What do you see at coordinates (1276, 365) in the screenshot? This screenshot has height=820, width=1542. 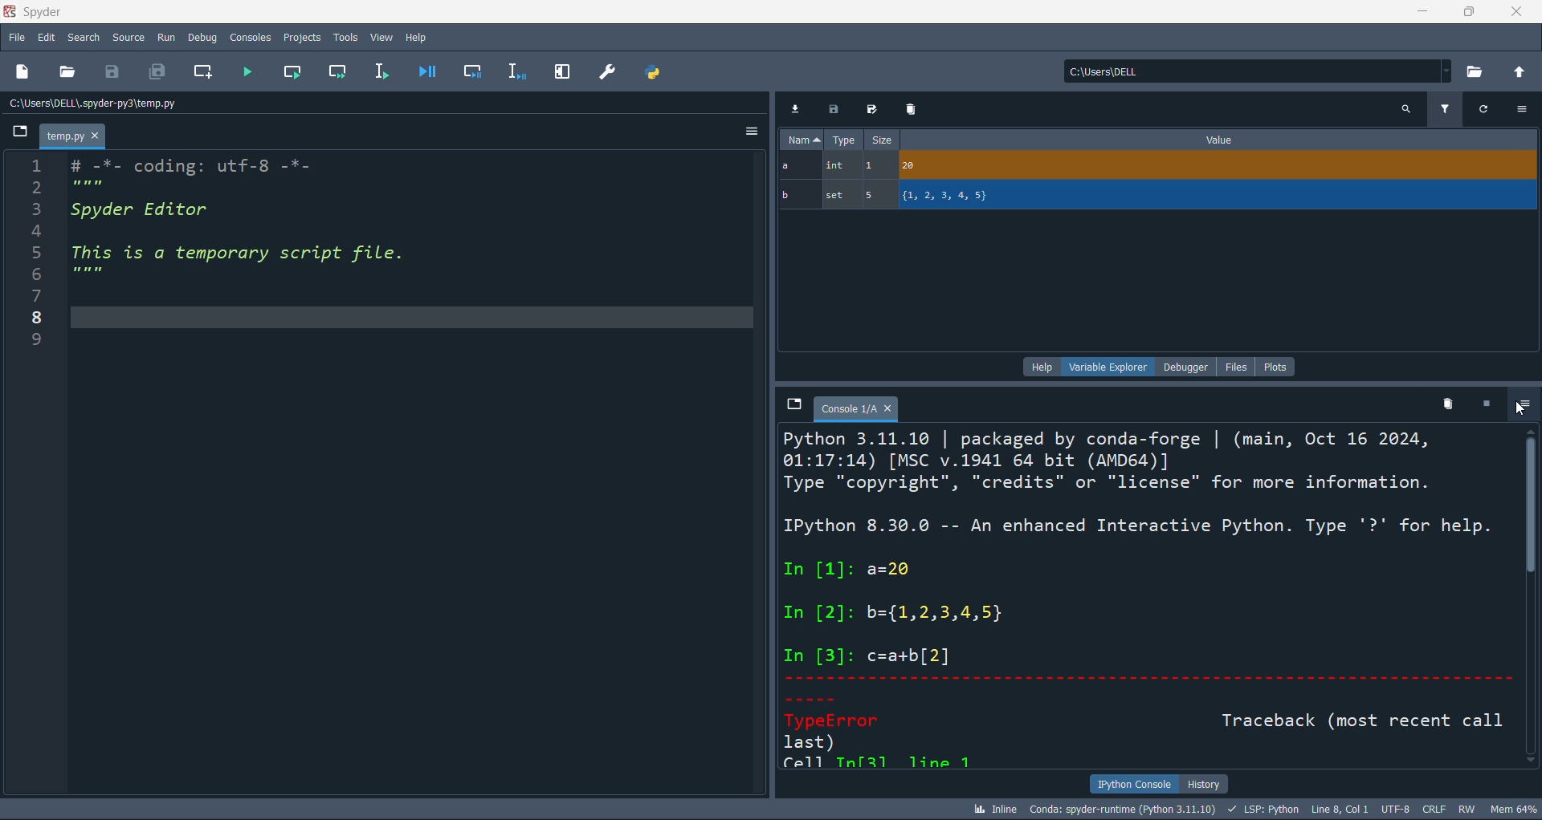 I see `plots` at bounding box center [1276, 365].